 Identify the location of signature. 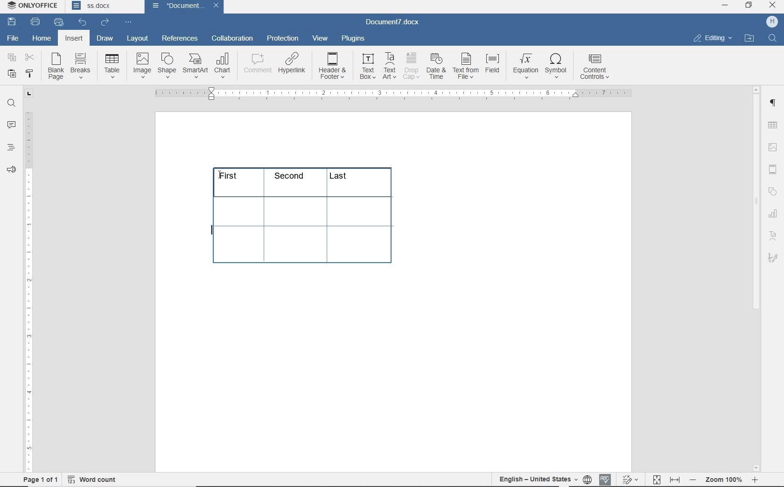
(774, 259).